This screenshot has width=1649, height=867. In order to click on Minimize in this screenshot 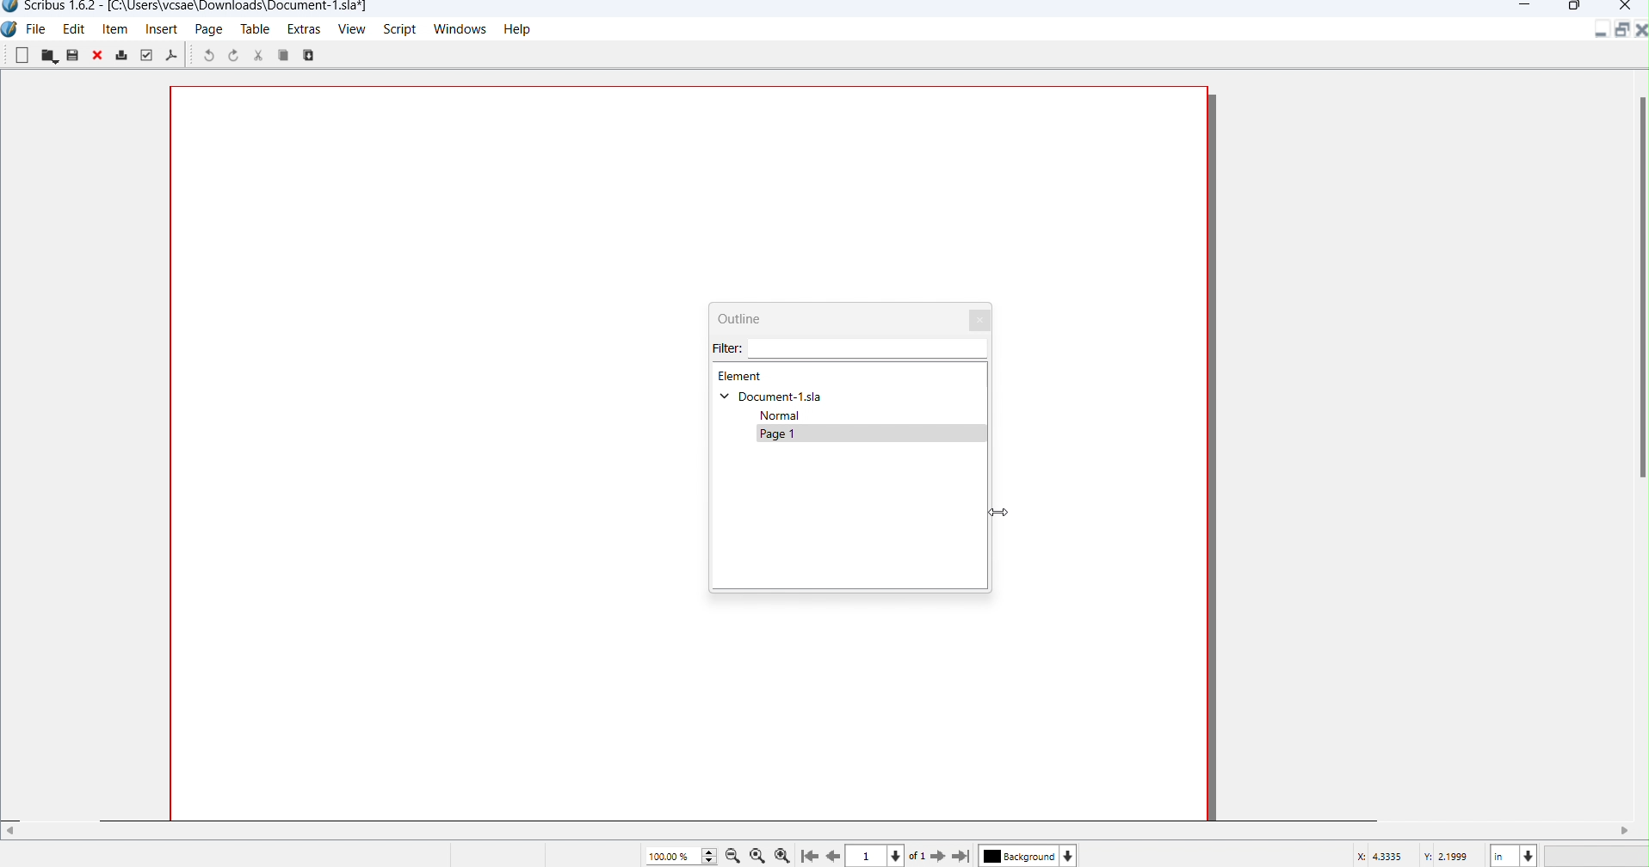, I will do `click(1525, 7)`.